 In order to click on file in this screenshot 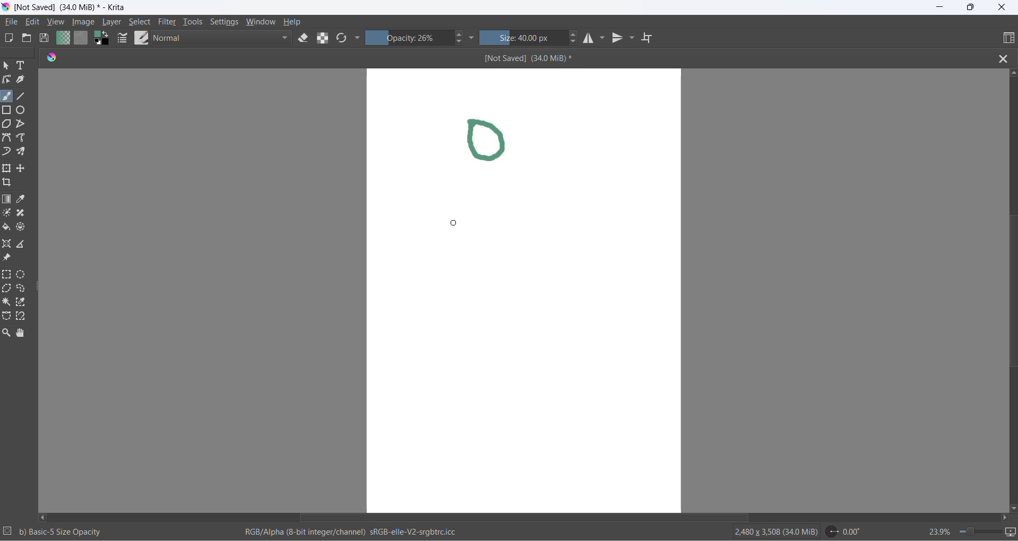, I will do `click(15, 23)`.